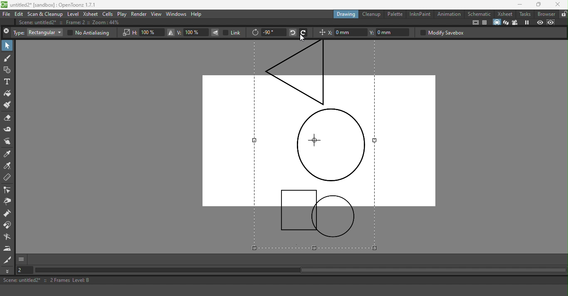 This screenshot has height=296, width=568. I want to click on Finger tool, so click(9, 141).